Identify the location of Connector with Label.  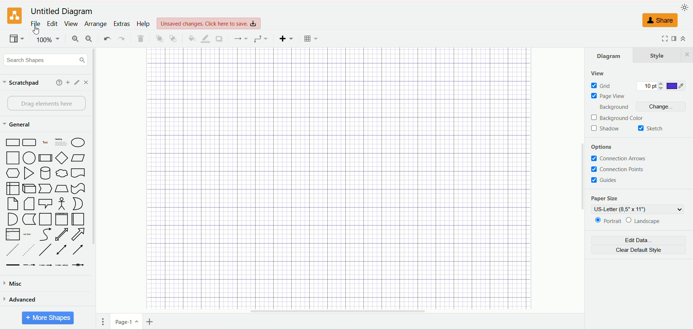
(30, 266).